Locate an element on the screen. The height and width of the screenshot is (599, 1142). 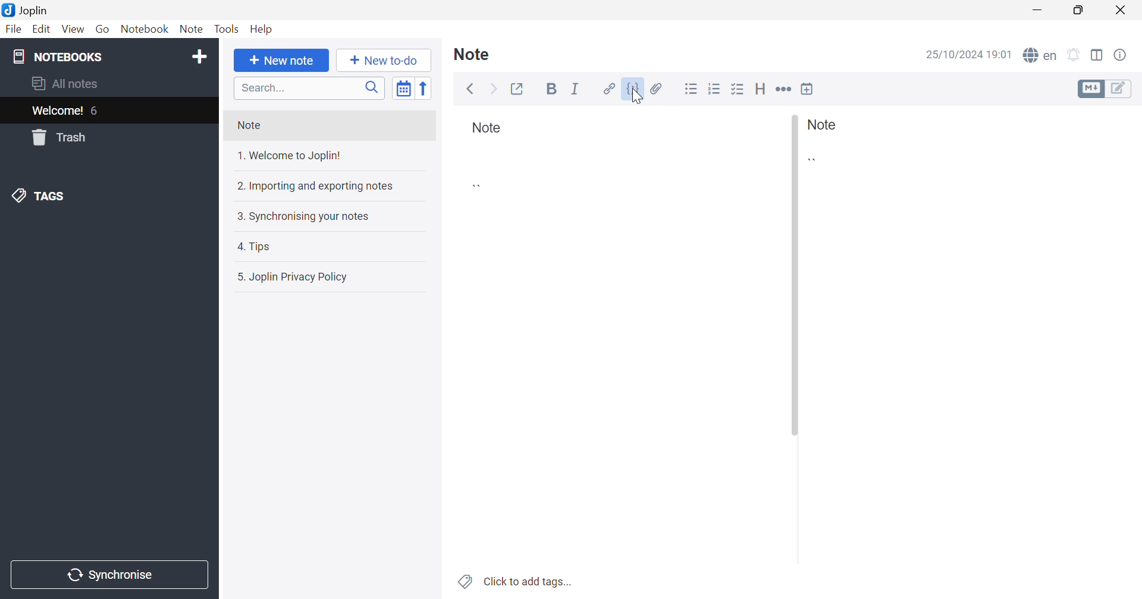
Minimize is located at coordinates (1040, 11).